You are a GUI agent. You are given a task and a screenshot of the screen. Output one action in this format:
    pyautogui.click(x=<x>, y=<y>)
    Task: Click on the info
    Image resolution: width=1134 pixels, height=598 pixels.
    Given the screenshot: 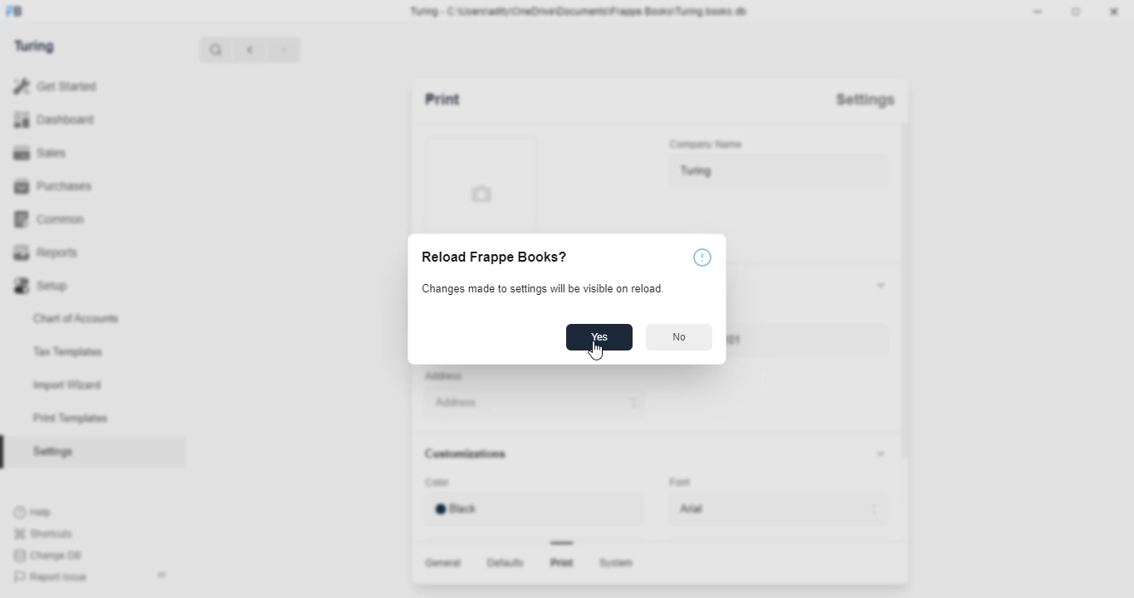 What is the action you would take?
    pyautogui.click(x=701, y=258)
    